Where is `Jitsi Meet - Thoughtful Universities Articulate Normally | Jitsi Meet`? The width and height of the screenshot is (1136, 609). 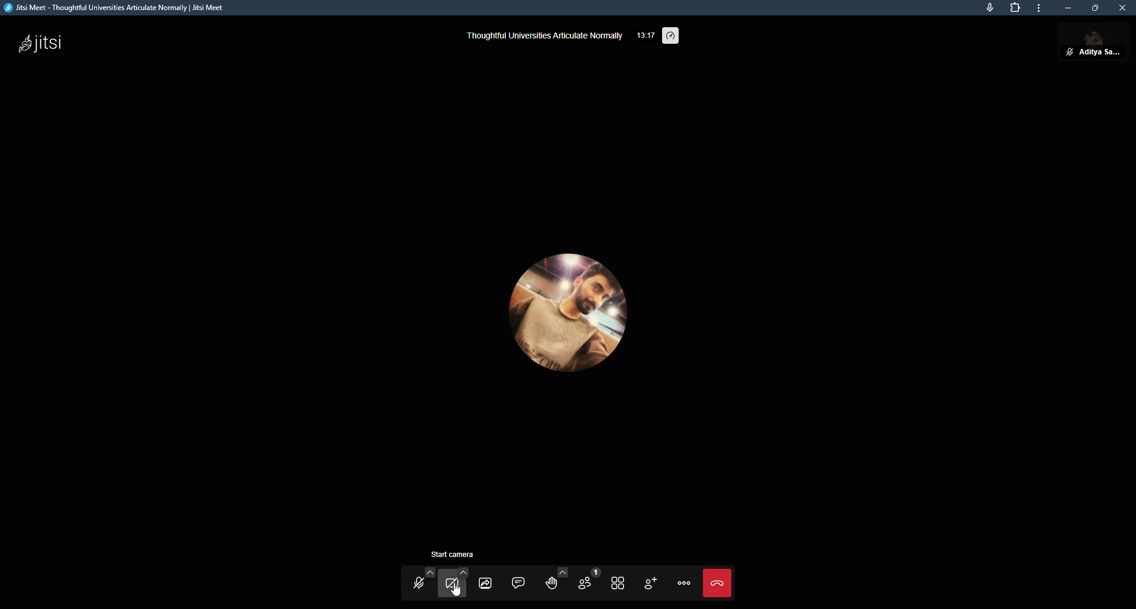
Jitsi Meet - Thoughtful Universities Articulate Normally | Jitsi Meet is located at coordinates (124, 8).